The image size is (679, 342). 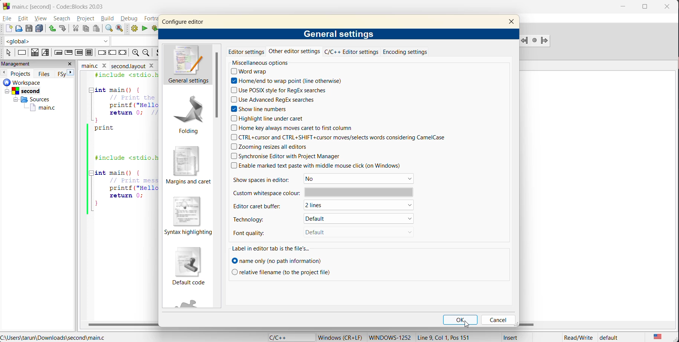 I want to click on Line 9, Col 1, Pos 151, so click(x=450, y=336).